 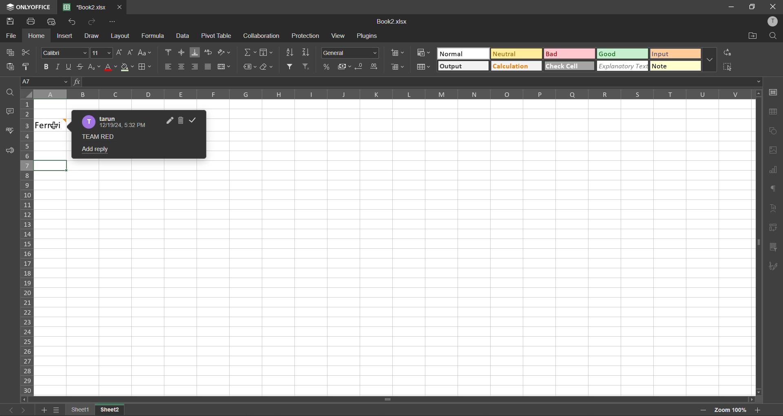 I want to click on slicer, so click(x=772, y=247).